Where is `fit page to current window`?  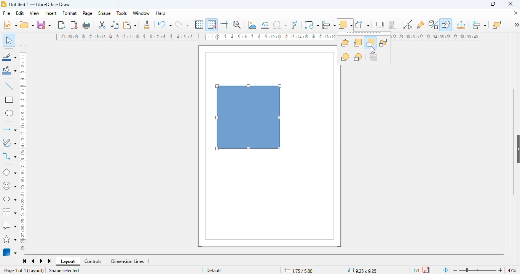
fit page to current window is located at coordinates (445, 269).